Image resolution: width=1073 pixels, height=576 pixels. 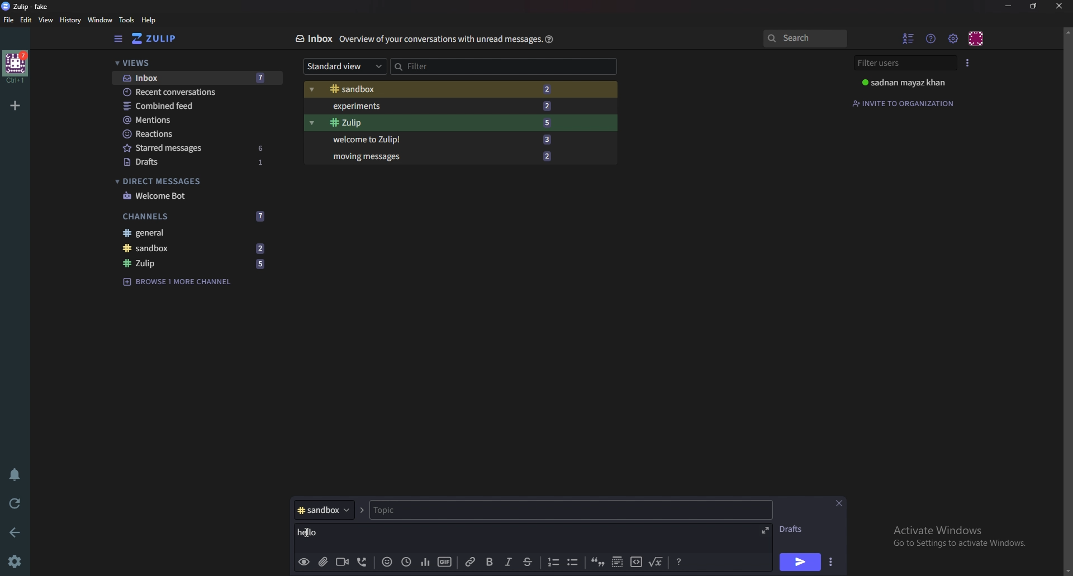 I want to click on voice call, so click(x=365, y=563).